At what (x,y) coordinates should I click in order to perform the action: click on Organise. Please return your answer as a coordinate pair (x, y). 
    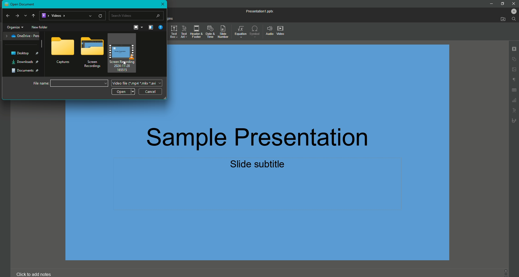
    Looking at the image, I should click on (151, 28).